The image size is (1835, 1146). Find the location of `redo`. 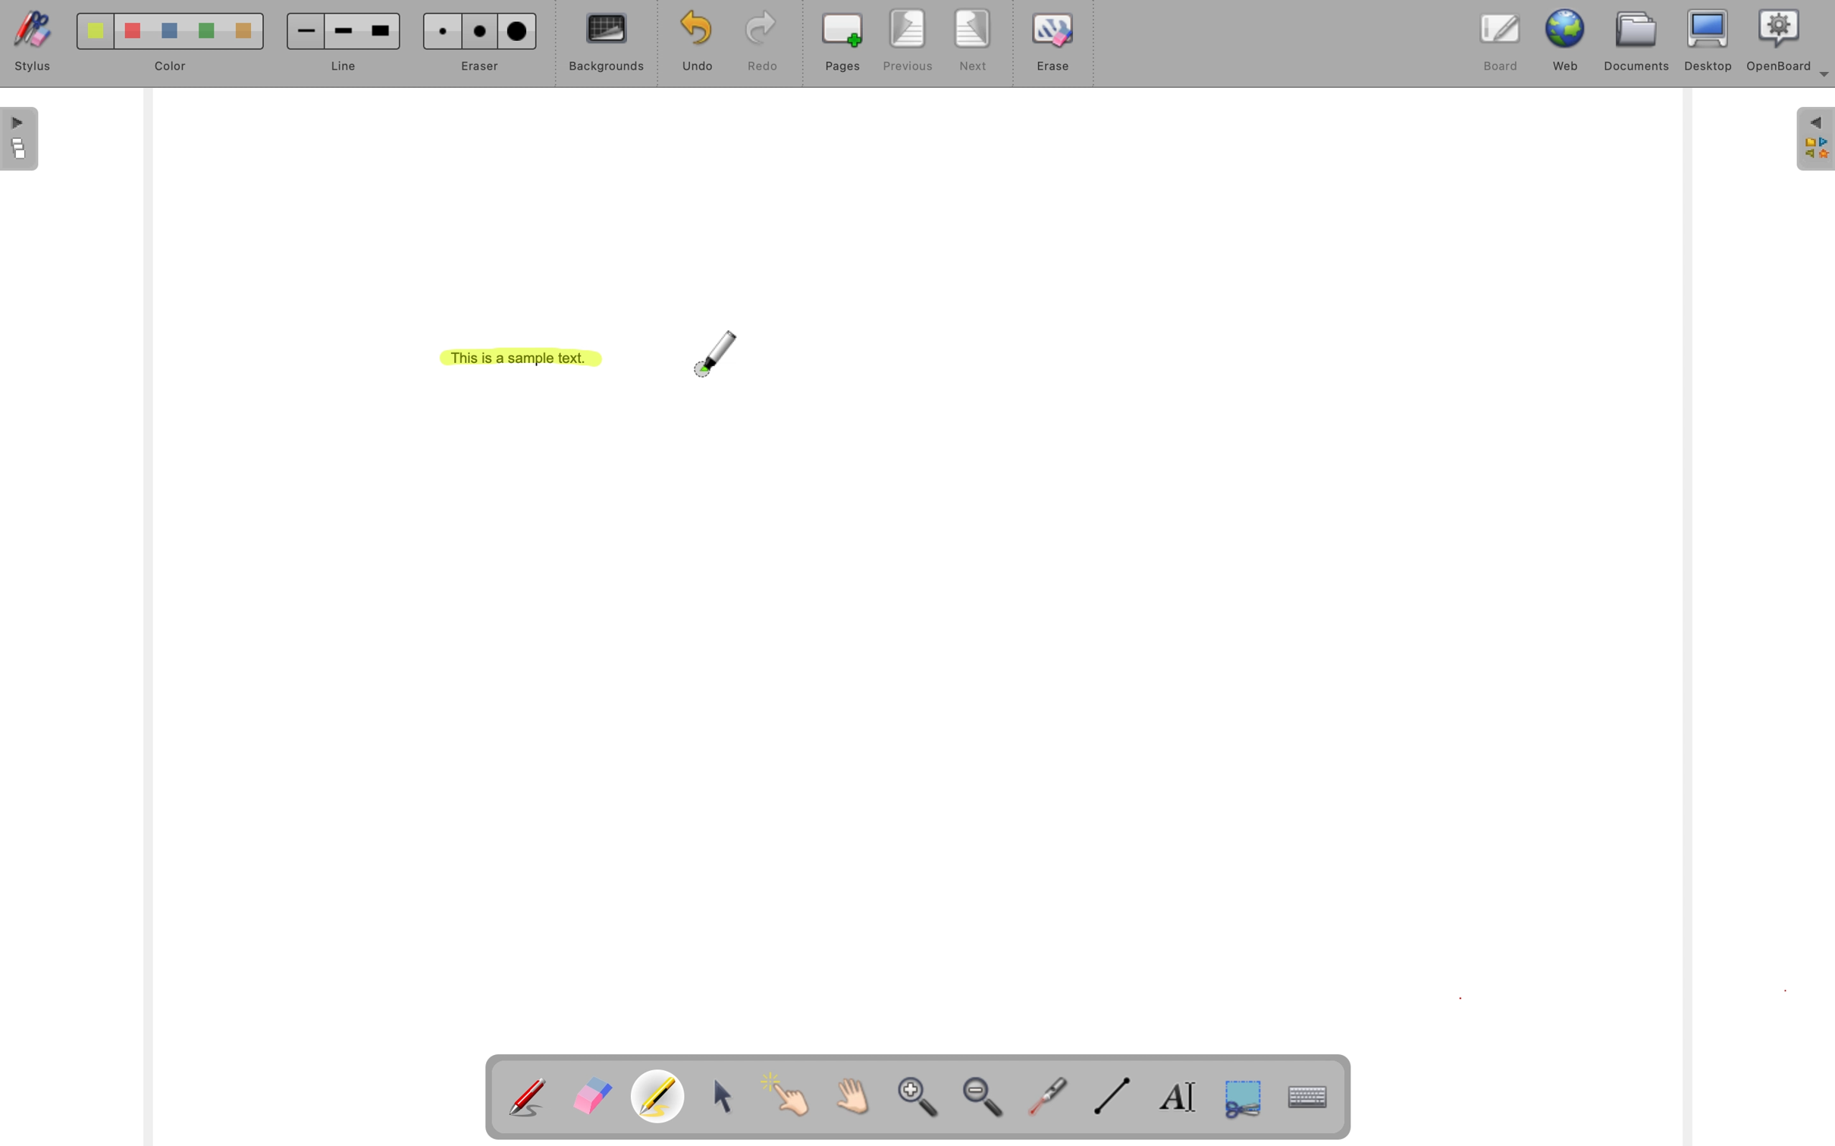

redo is located at coordinates (755, 43).